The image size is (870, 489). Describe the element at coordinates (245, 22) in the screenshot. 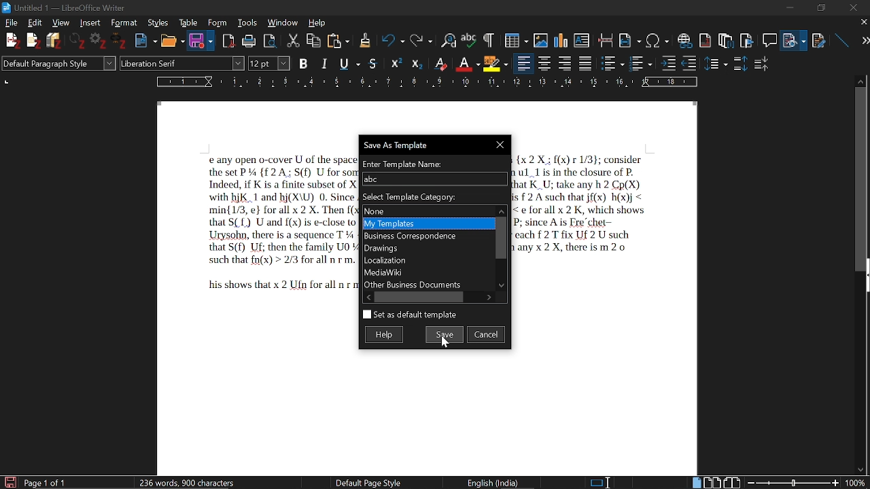

I see `Tools` at that location.